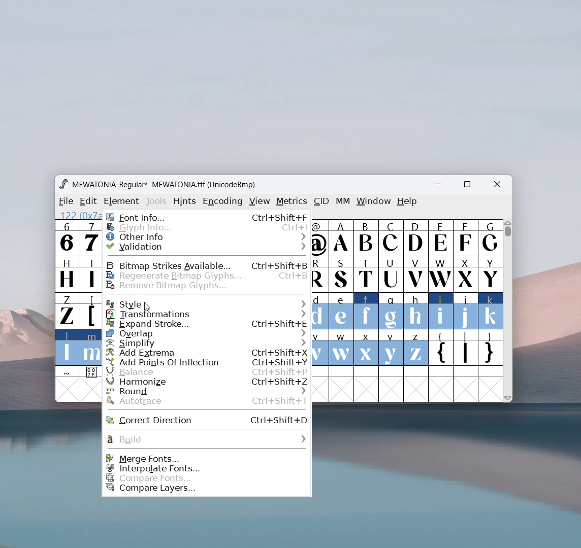 This screenshot has width=581, height=548. What do you see at coordinates (207, 490) in the screenshot?
I see `compare layers` at bounding box center [207, 490].